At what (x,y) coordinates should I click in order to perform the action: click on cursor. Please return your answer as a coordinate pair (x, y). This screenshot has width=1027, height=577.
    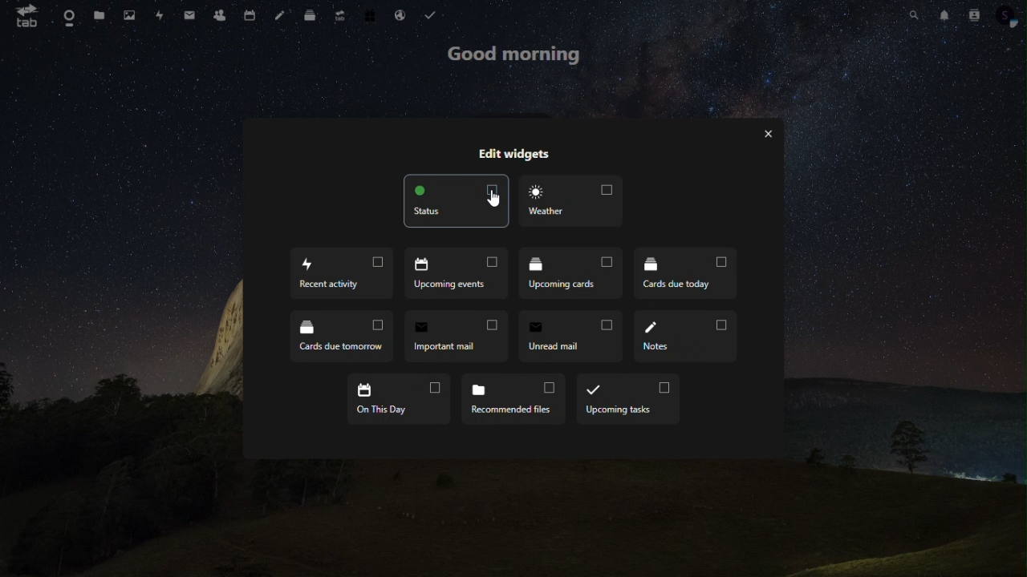
    Looking at the image, I should click on (493, 197).